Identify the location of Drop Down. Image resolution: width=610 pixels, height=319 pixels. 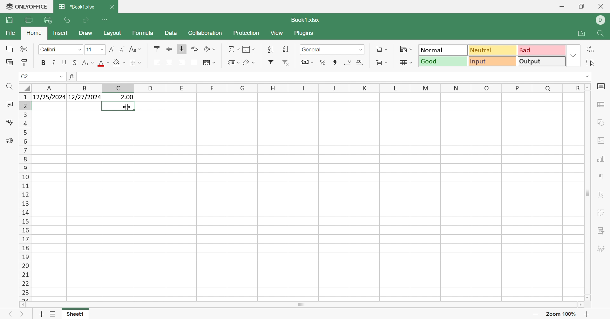
(585, 77).